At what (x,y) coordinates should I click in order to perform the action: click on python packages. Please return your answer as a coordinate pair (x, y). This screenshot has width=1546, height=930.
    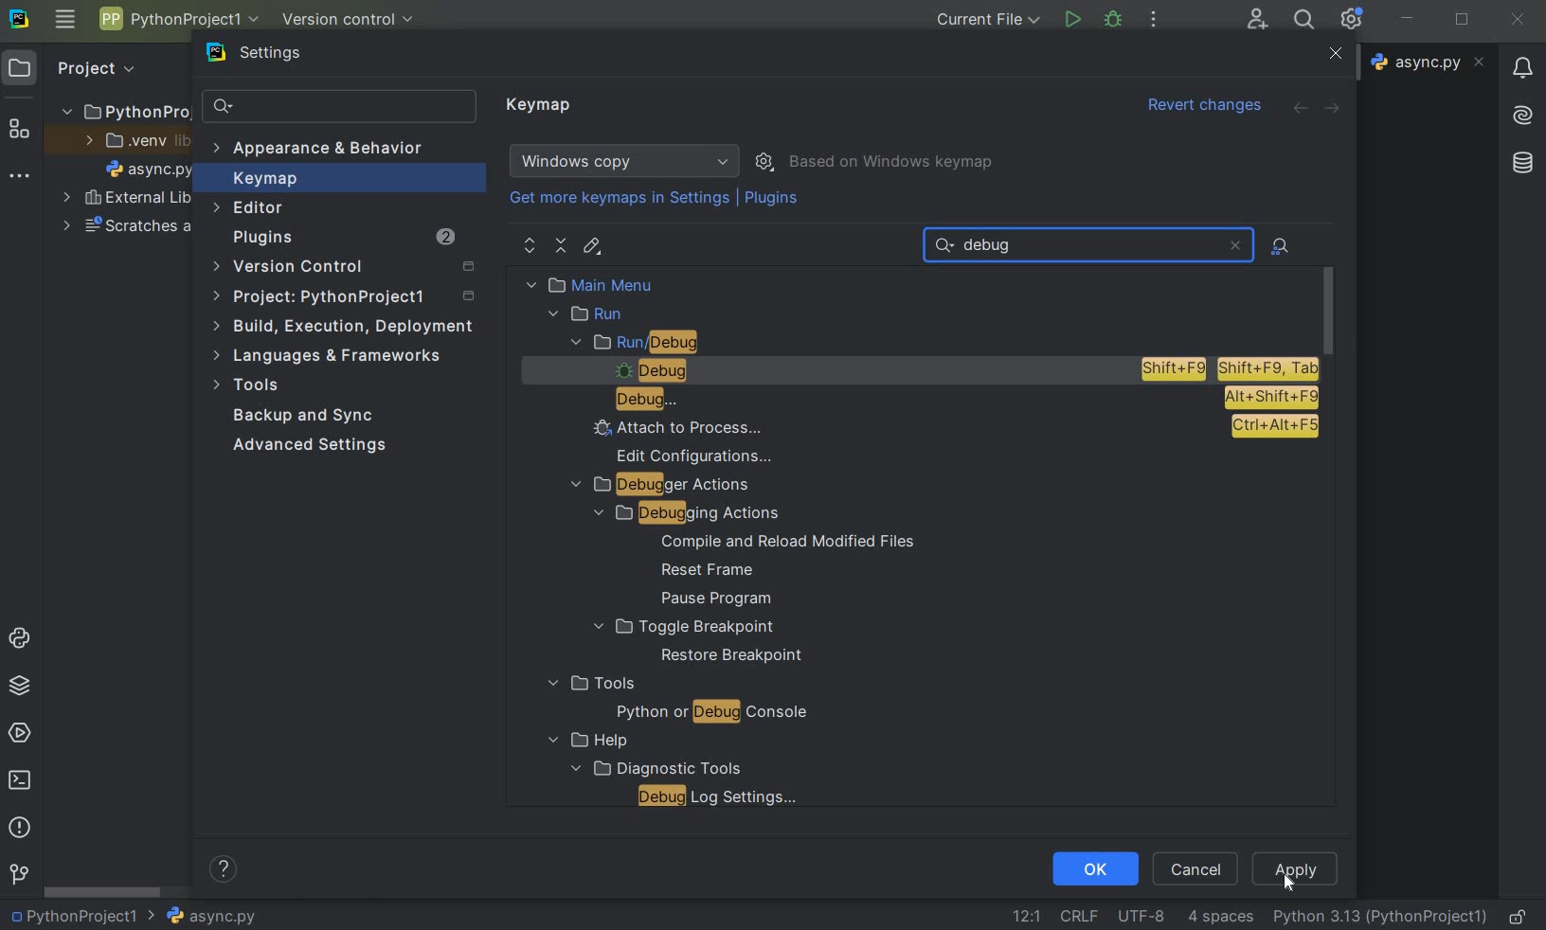
    Looking at the image, I should click on (23, 686).